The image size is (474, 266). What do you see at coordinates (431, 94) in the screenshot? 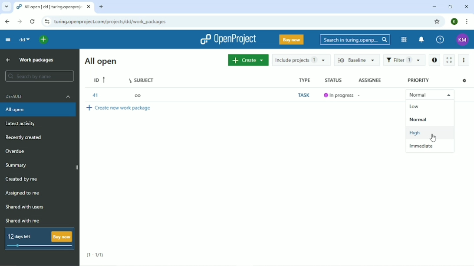
I see `Normal` at bounding box center [431, 94].